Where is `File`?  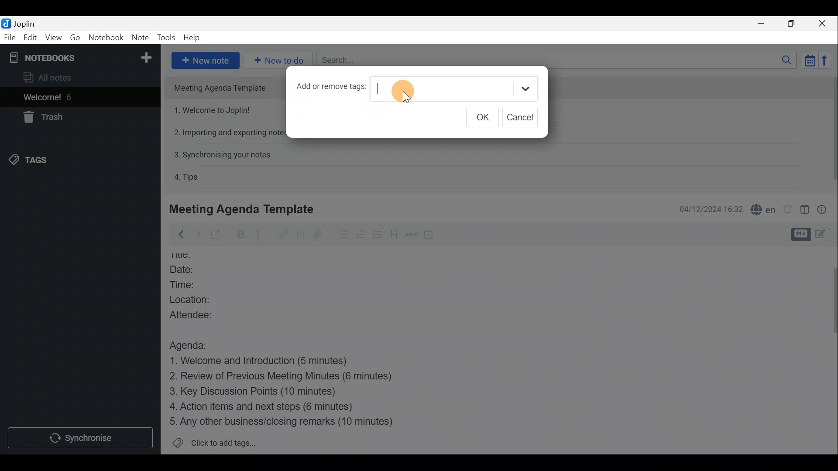
File is located at coordinates (10, 37).